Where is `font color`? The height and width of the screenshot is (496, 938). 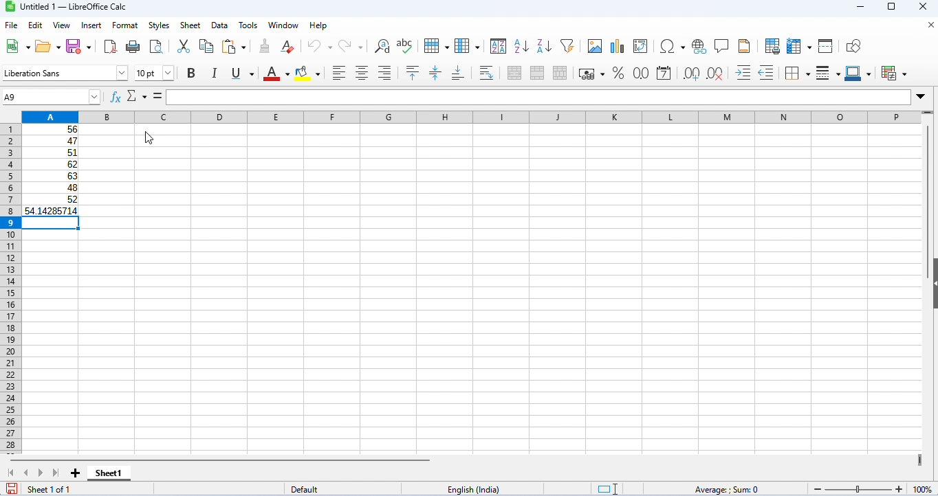 font color is located at coordinates (274, 73).